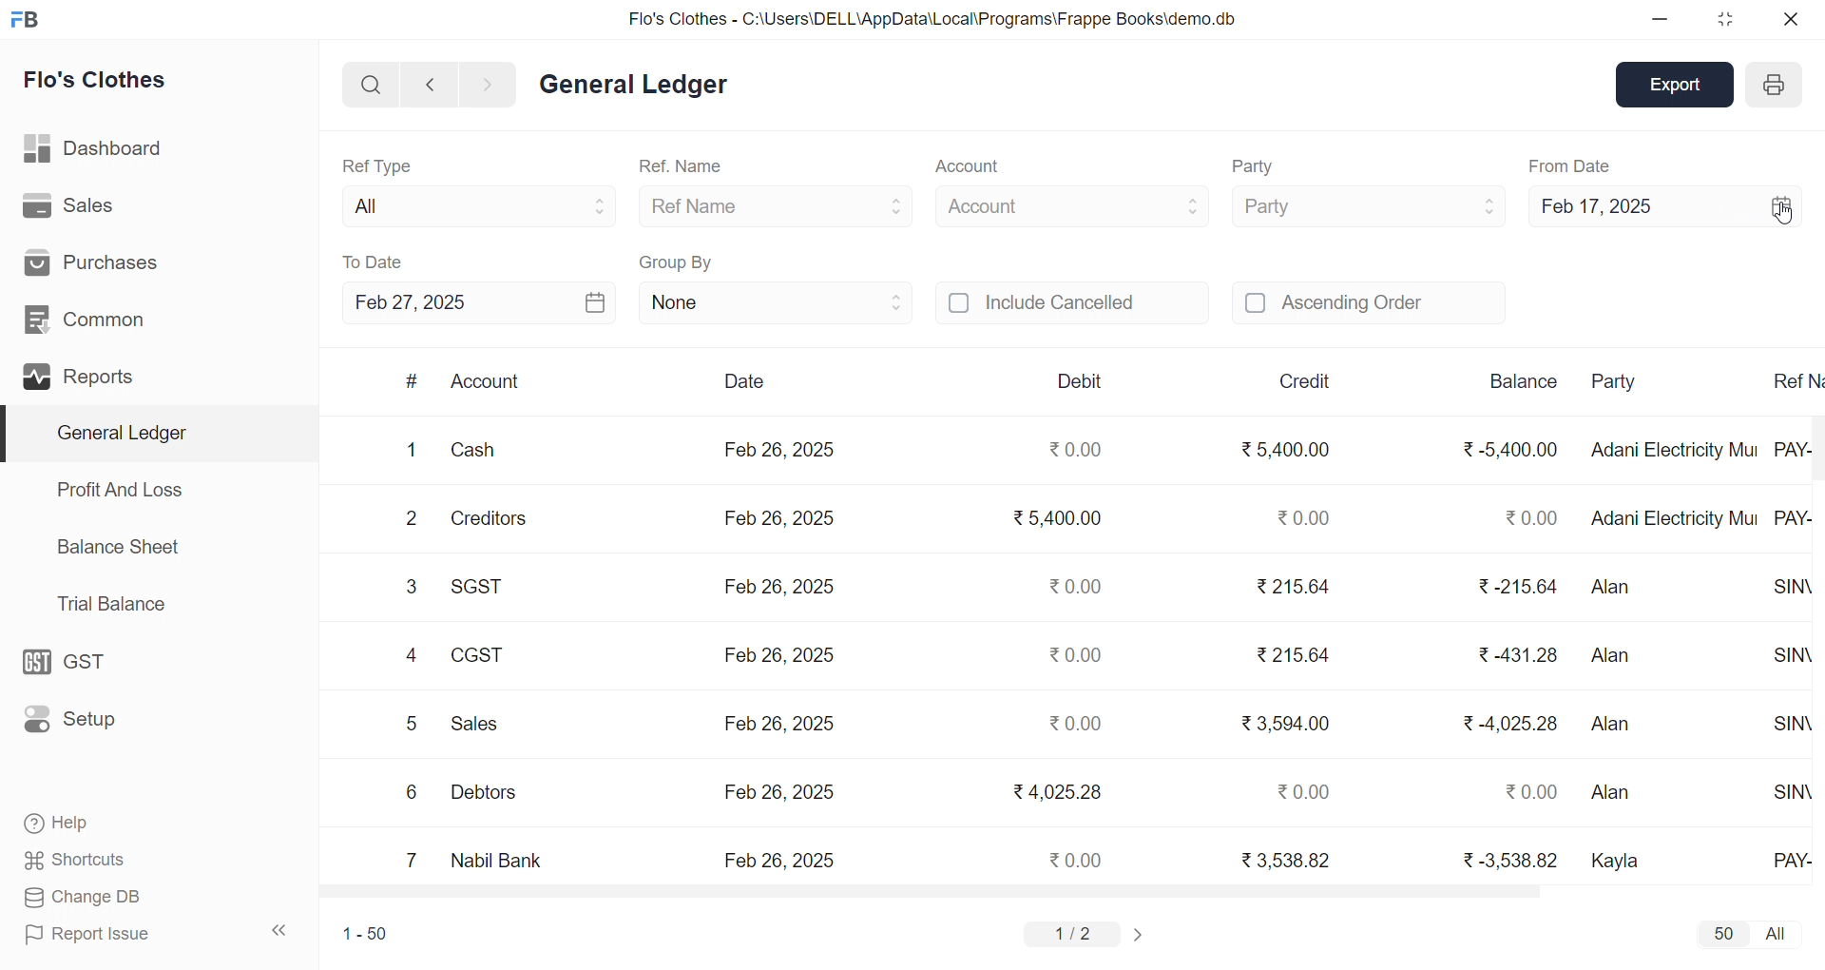 The width and height of the screenshot is (1825, 970). Describe the element at coordinates (1305, 790) in the screenshot. I see `₹0.00` at that location.